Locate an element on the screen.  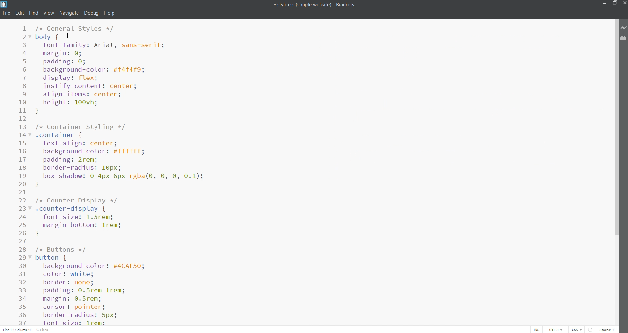
help is located at coordinates (110, 13).